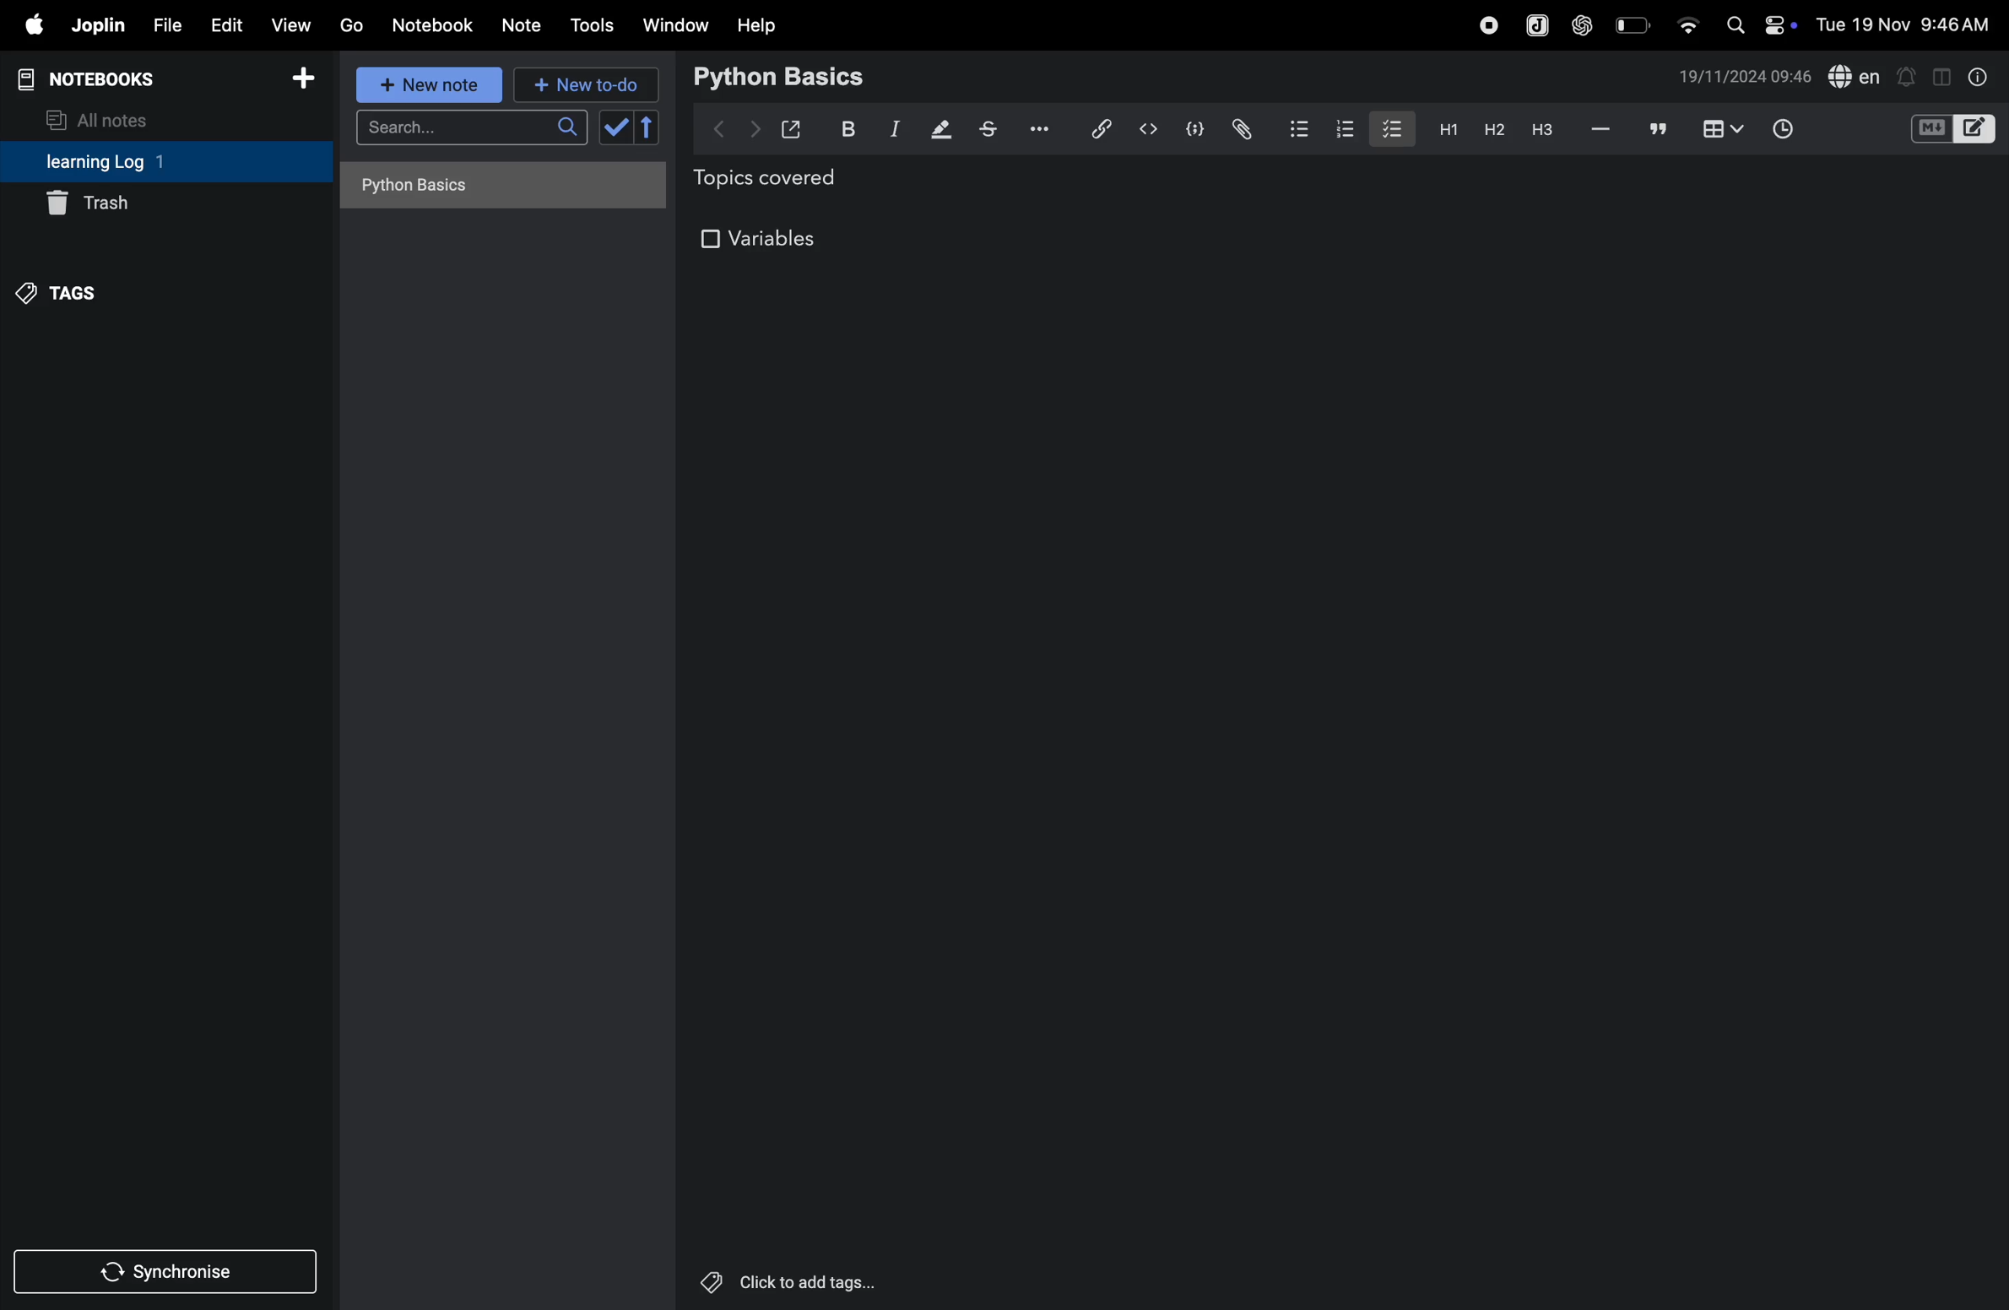 The image size is (2009, 1310). What do you see at coordinates (471, 133) in the screenshot?
I see `search` at bounding box center [471, 133].